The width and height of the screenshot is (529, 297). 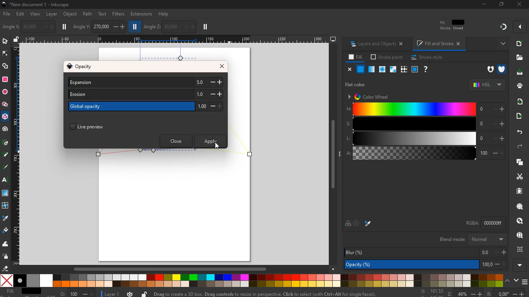 I want to click on drop, so click(x=369, y=224).